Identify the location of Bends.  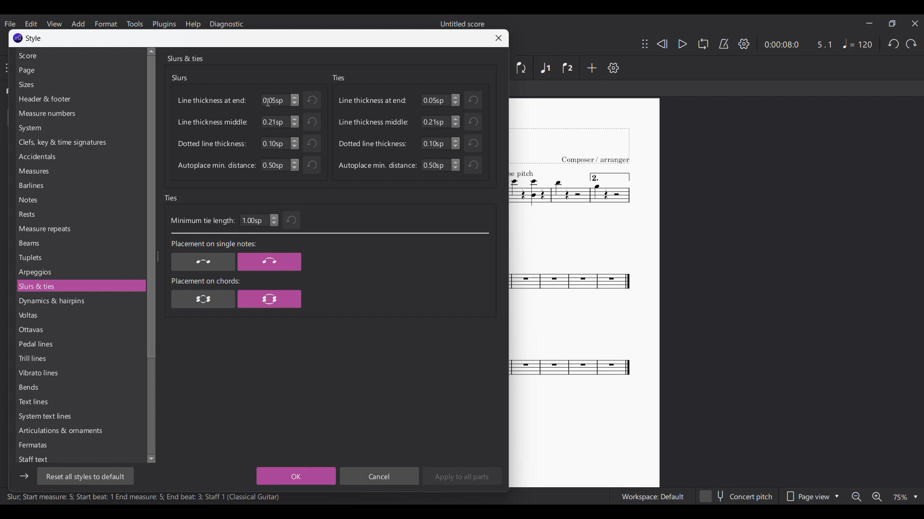
(79, 387).